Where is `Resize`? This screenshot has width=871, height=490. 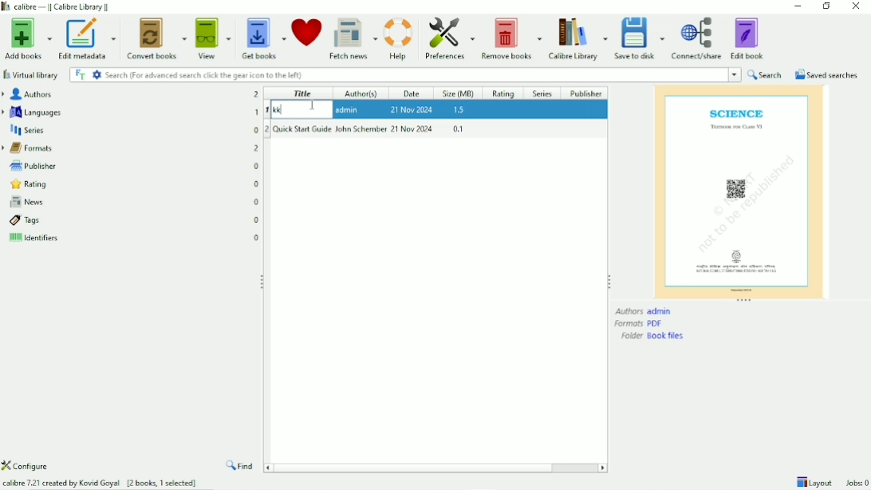
Resize is located at coordinates (609, 281).